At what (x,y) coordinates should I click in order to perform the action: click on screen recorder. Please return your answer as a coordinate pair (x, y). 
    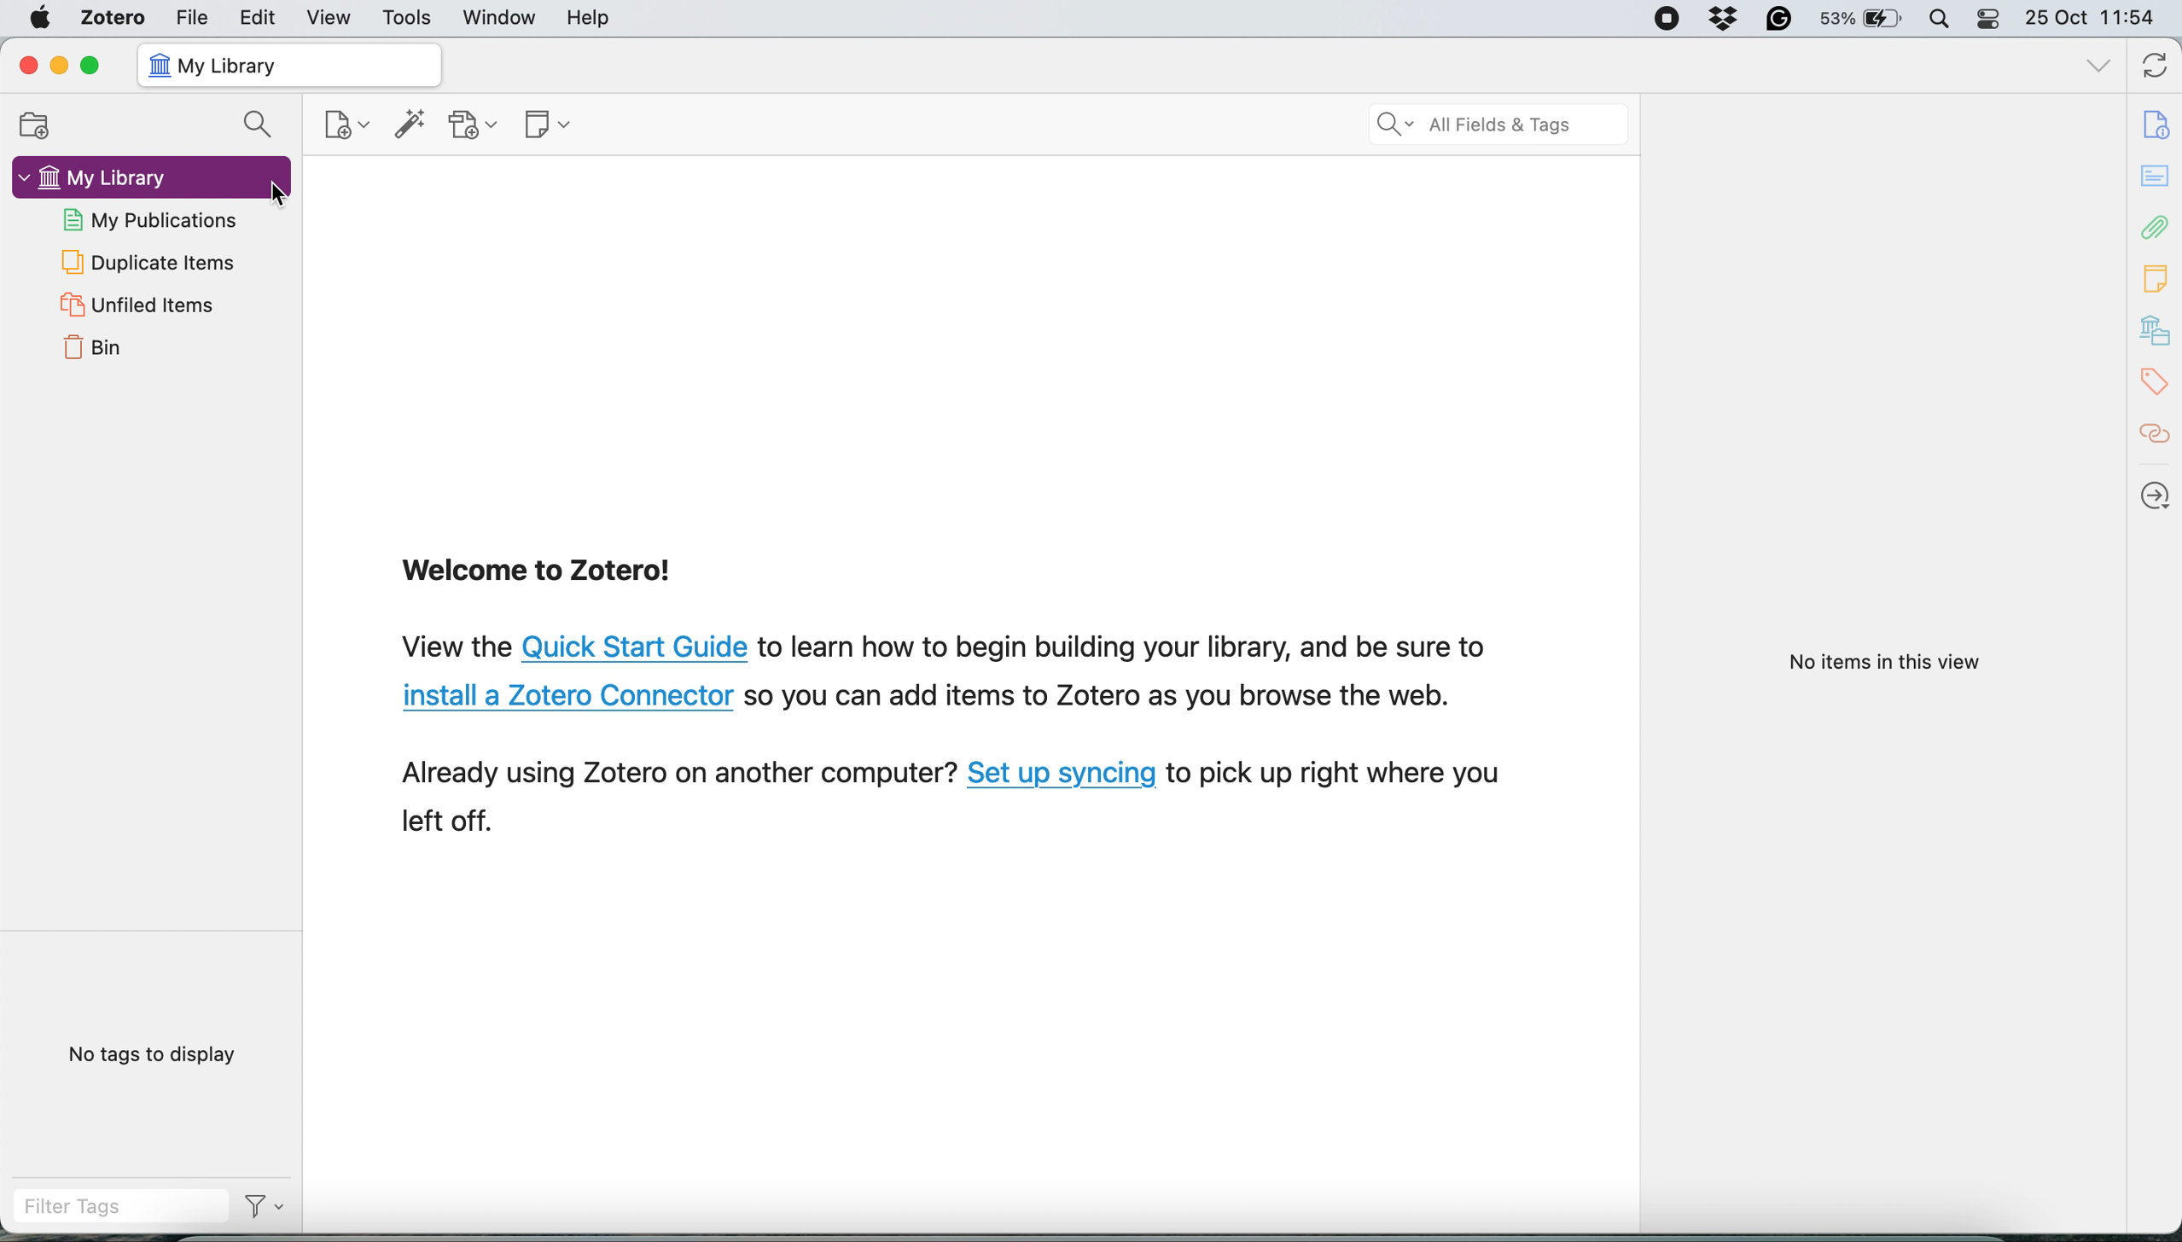
    Looking at the image, I should click on (1664, 19).